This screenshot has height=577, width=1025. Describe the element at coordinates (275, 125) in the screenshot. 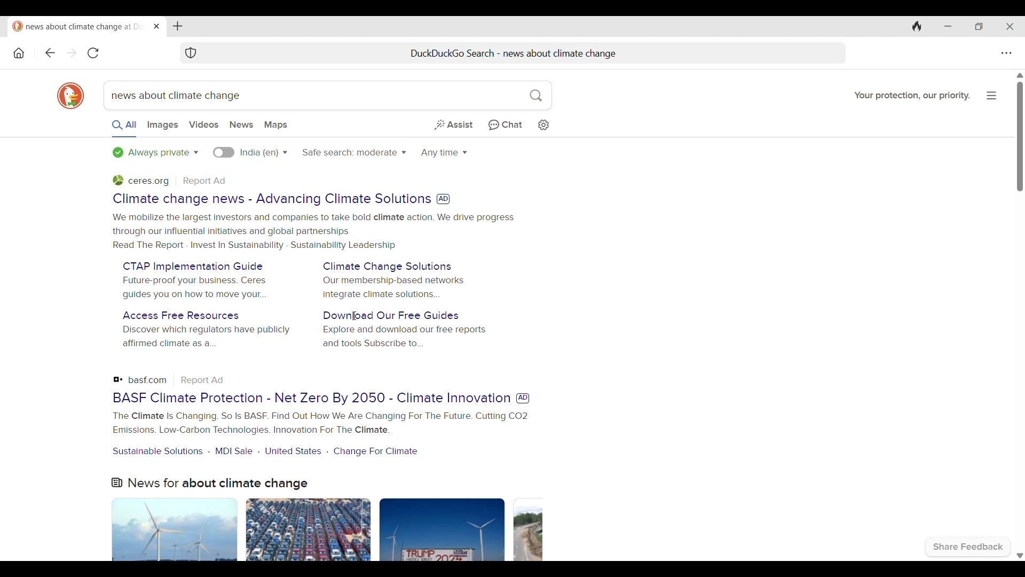

I see `Search maps` at that location.